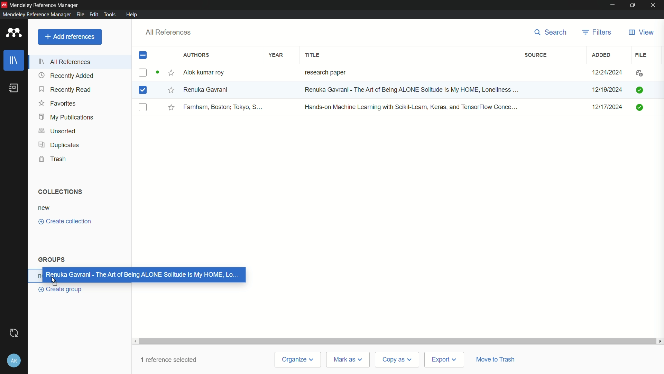  Describe the element at coordinates (65, 222) in the screenshot. I see `create collection` at that location.